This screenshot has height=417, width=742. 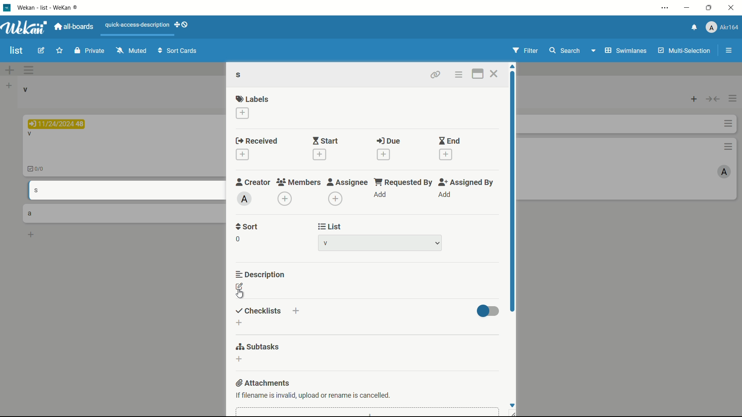 I want to click on search, so click(x=565, y=51).